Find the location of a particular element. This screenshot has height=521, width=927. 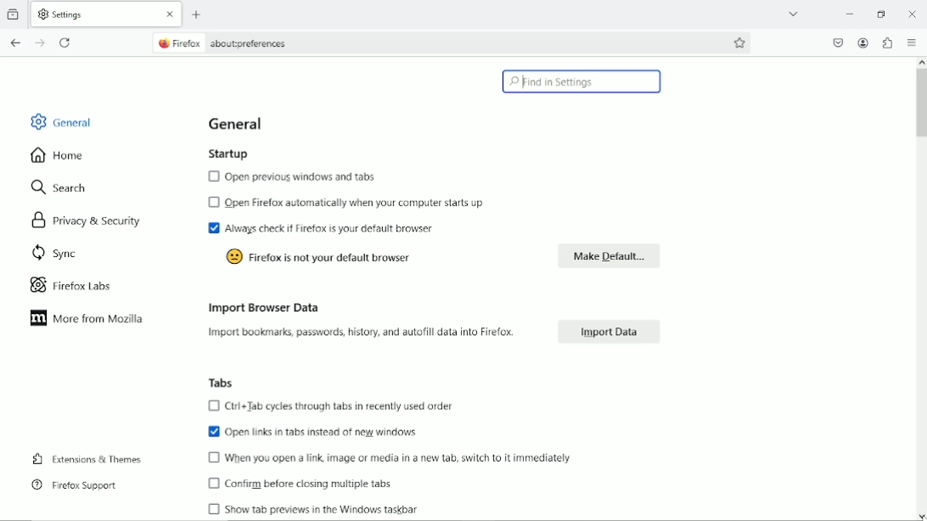

Open links in tabs instead of new windows is located at coordinates (313, 431).